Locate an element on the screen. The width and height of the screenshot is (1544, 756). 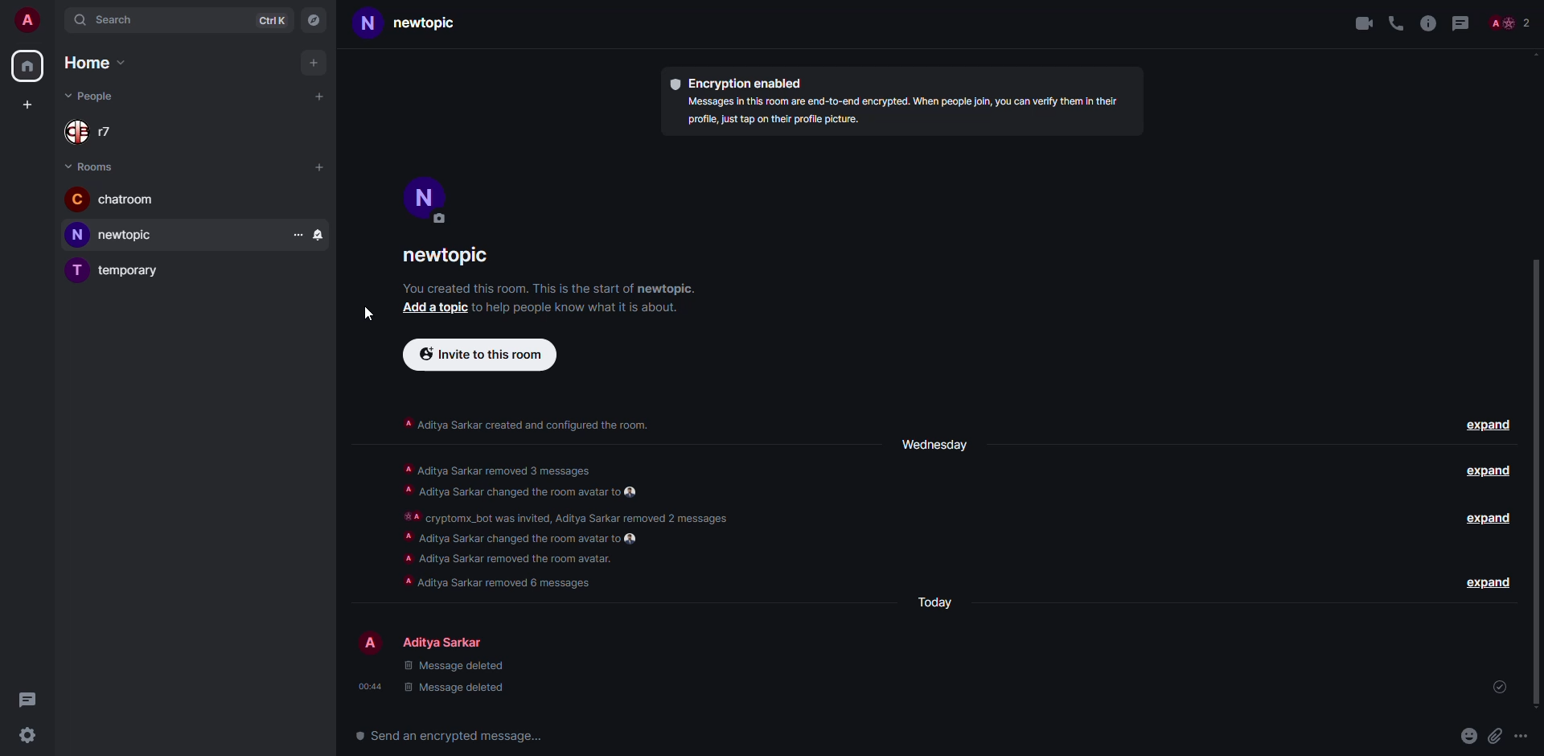
people is located at coordinates (1515, 21).